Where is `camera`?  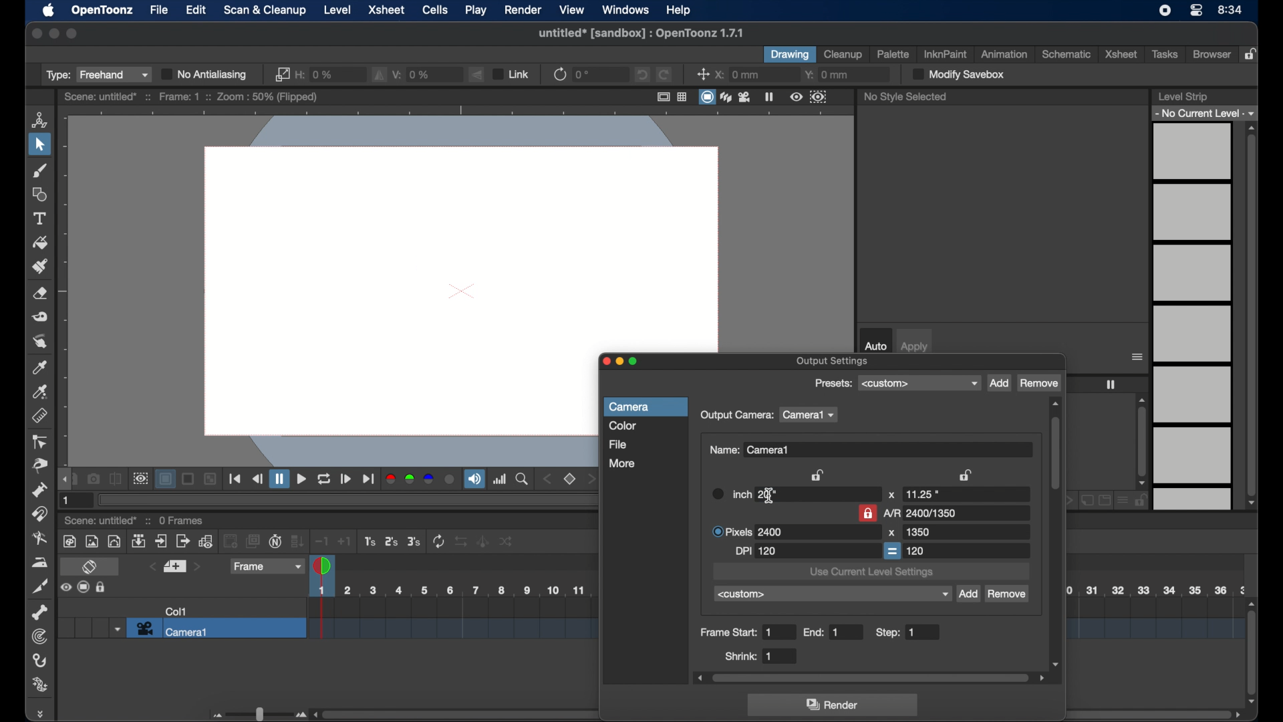
camera is located at coordinates (632, 407).